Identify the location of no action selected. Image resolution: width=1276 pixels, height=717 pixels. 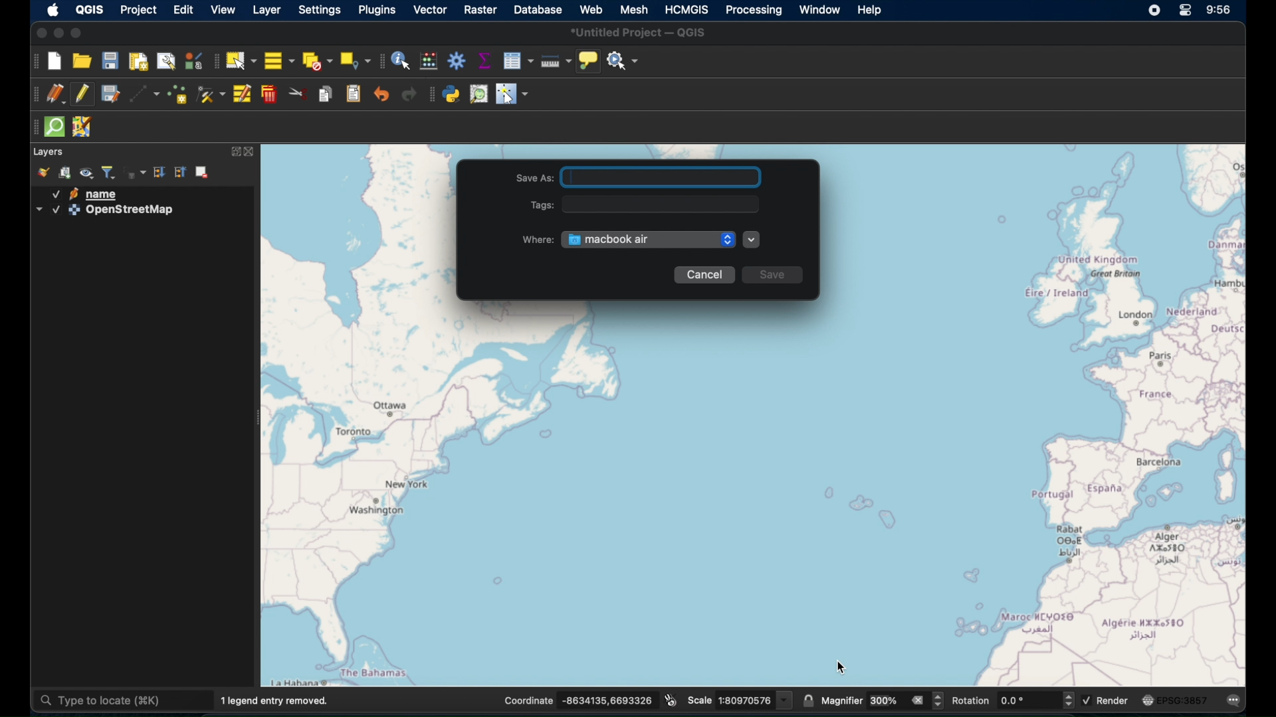
(623, 62).